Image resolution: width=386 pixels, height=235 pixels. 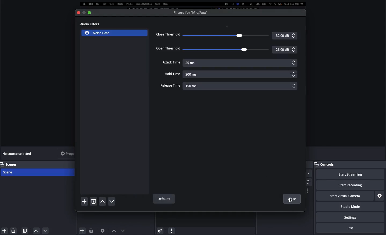 What do you see at coordinates (227, 49) in the screenshot?
I see `Open threshold` at bounding box center [227, 49].